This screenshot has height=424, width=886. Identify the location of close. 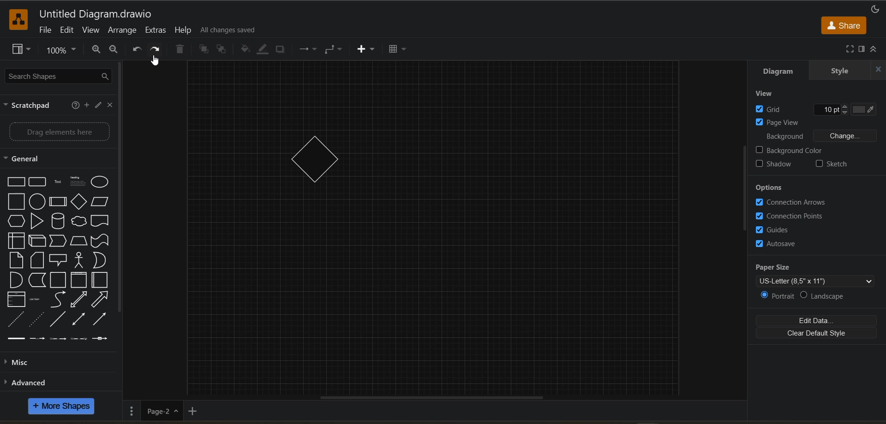
(109, 105).